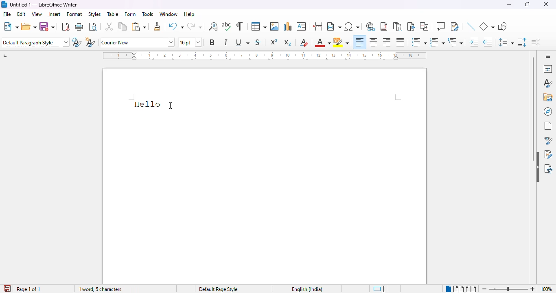 Image resolution: width=556 pixels, height=293 pixels. I want to click on copy, so click(122, 26).